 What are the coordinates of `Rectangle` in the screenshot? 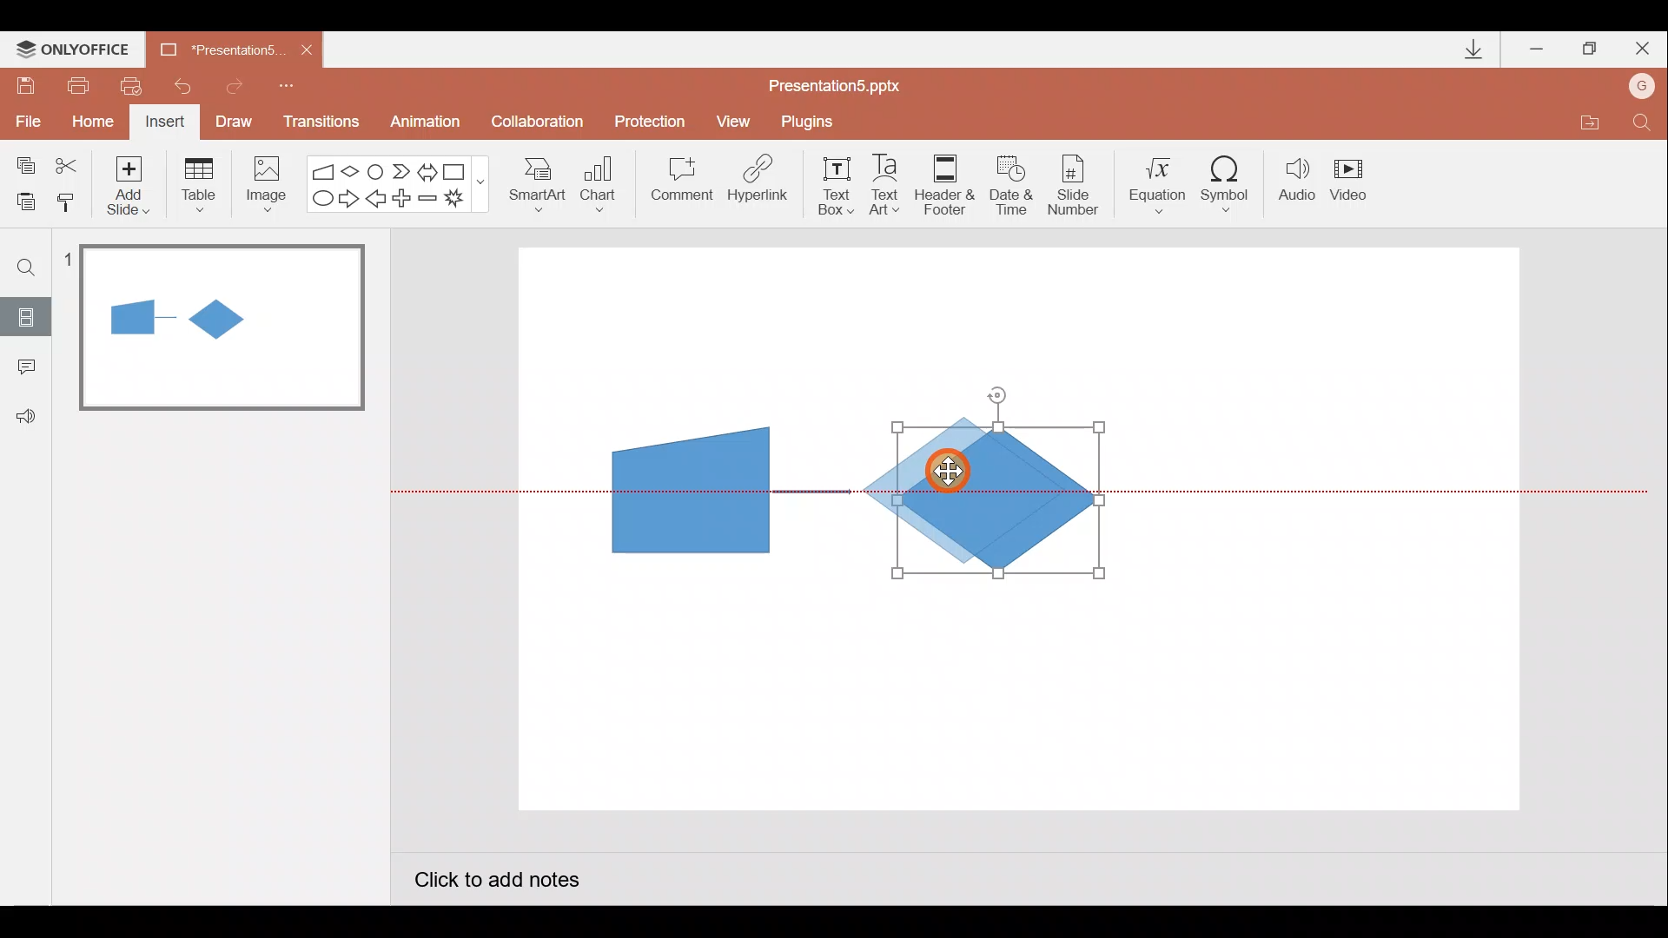 It's located at (459, 170).